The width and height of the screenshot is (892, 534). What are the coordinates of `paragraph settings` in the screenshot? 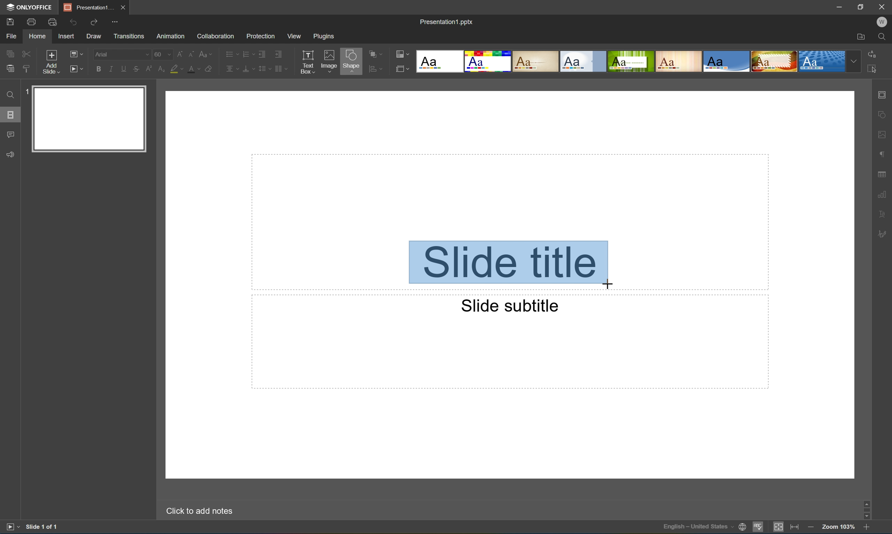 It's located at (883, 154).